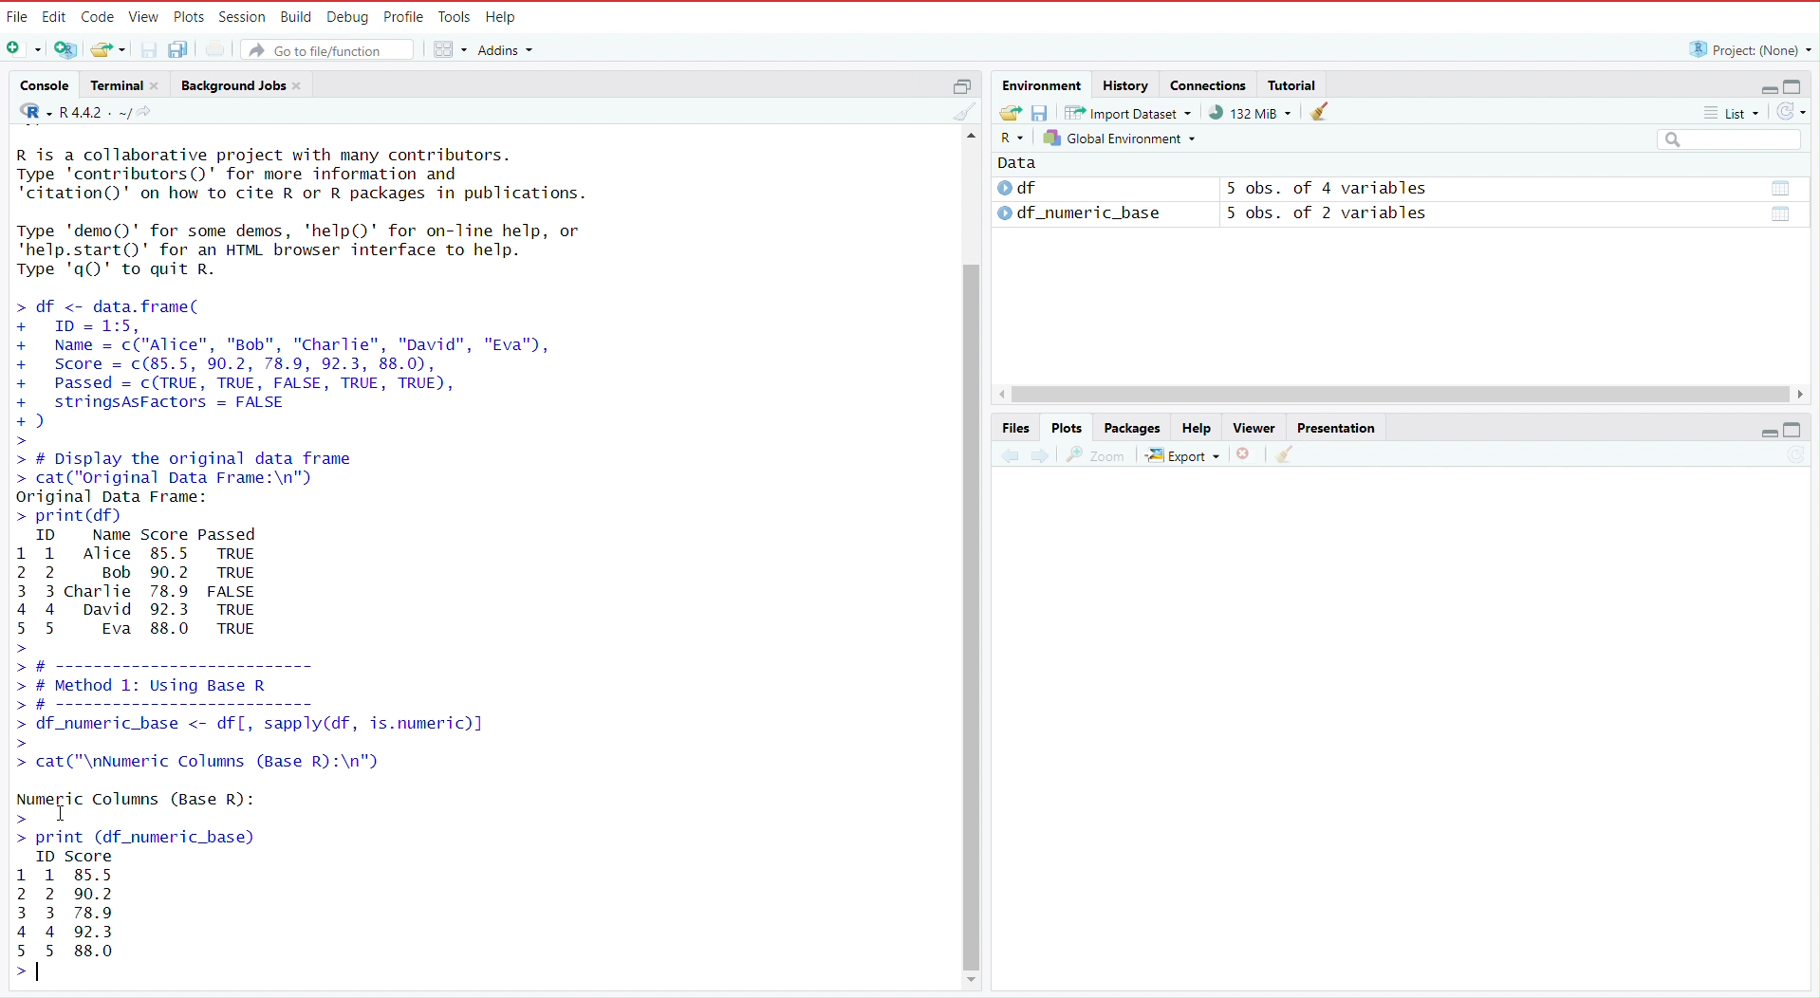  Describe the element at coordinates (214, 50) in the screenshot. I see `print the current file` at that location.